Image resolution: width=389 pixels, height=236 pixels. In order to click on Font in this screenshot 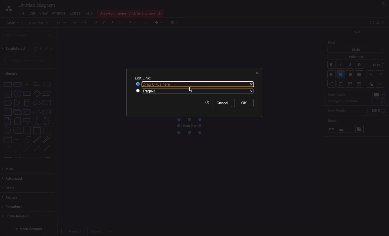, I will do `click(332, 42)`.